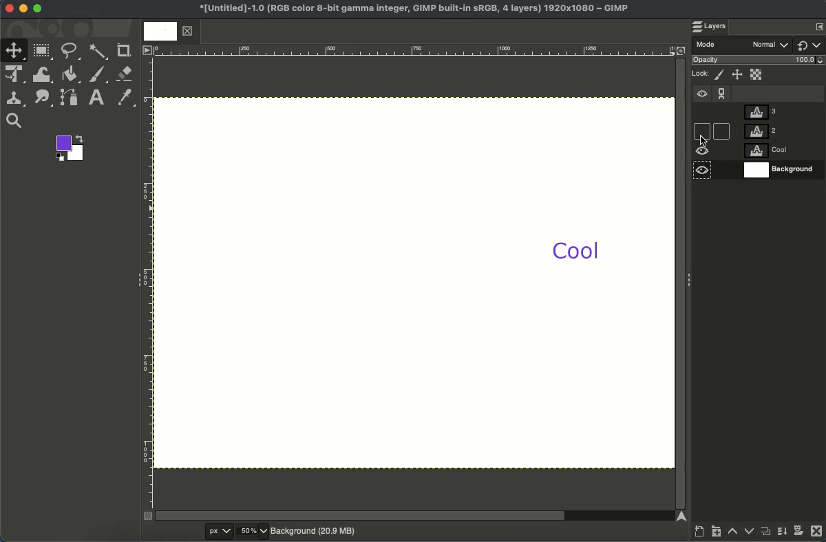  I want to click on Color picker, so click(127, 98).